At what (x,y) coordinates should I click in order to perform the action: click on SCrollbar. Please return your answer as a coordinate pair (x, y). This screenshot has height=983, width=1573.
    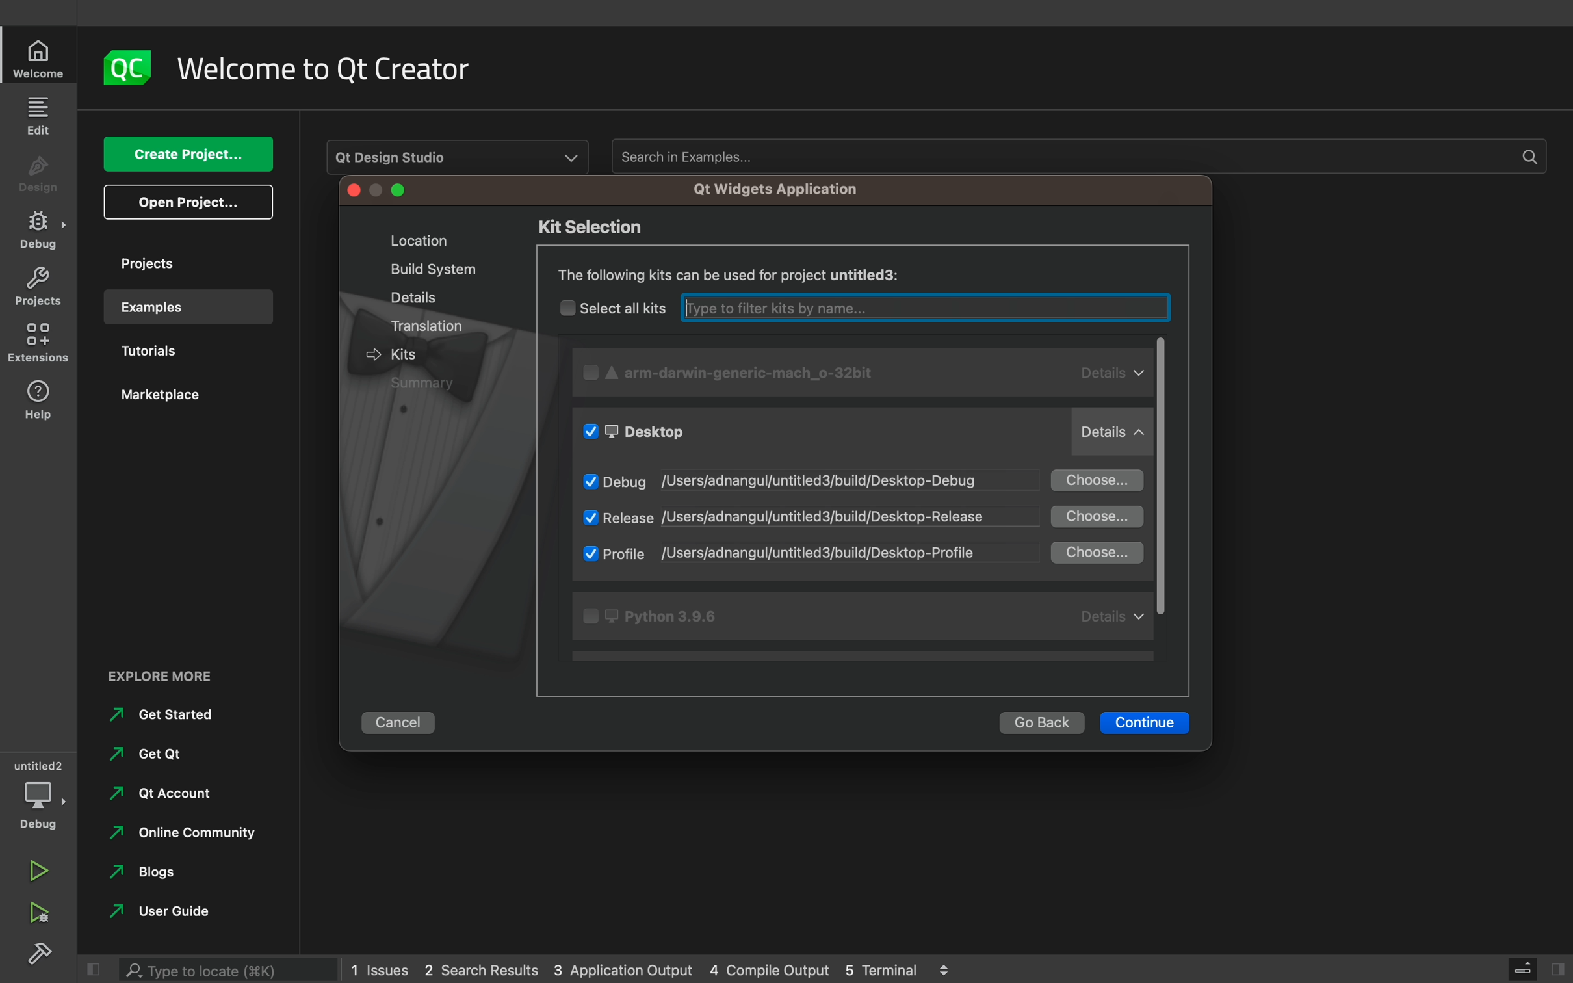
    Looking at the image, I should click on (1168, 489).